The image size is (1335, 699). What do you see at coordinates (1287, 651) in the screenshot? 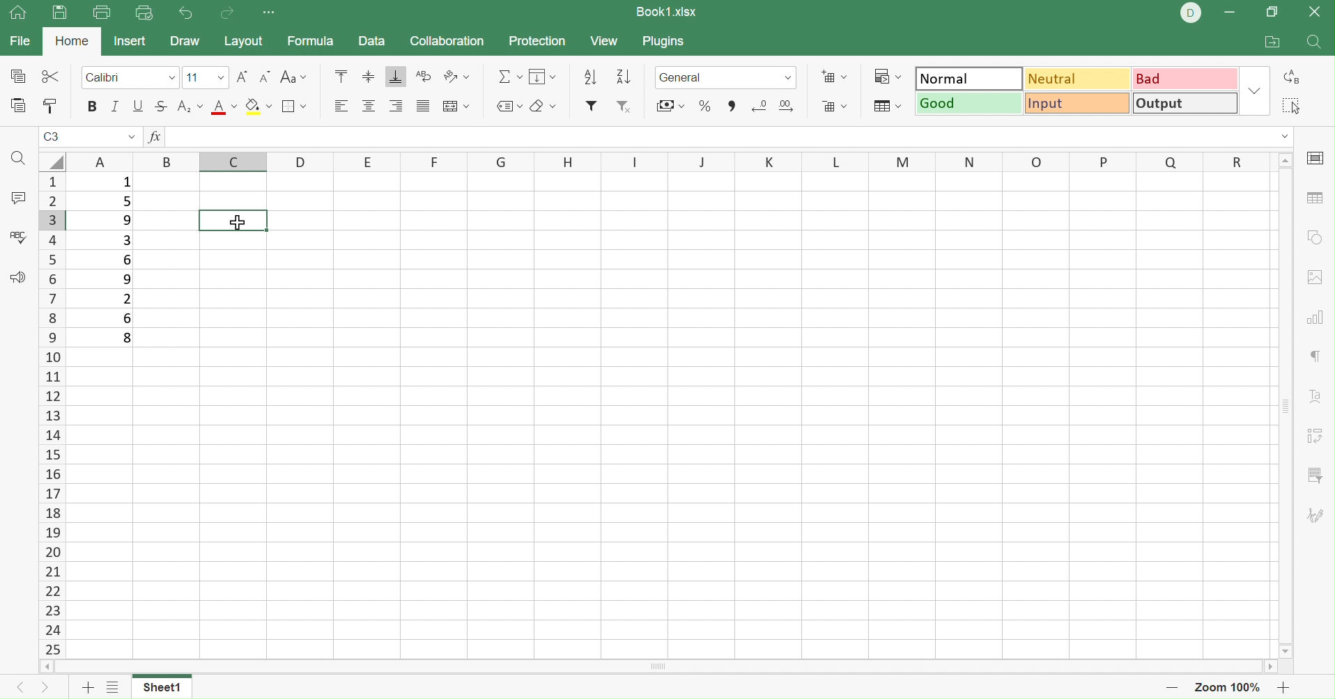
I see `Scroll down` at bounding box center [1287, 651].